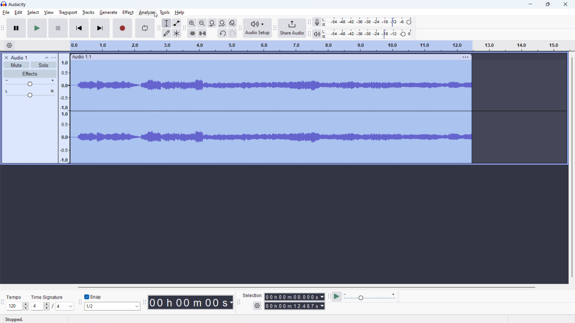  Describe the element at coordinates (465, 57) in the screenshot. I see `track options` at that location.